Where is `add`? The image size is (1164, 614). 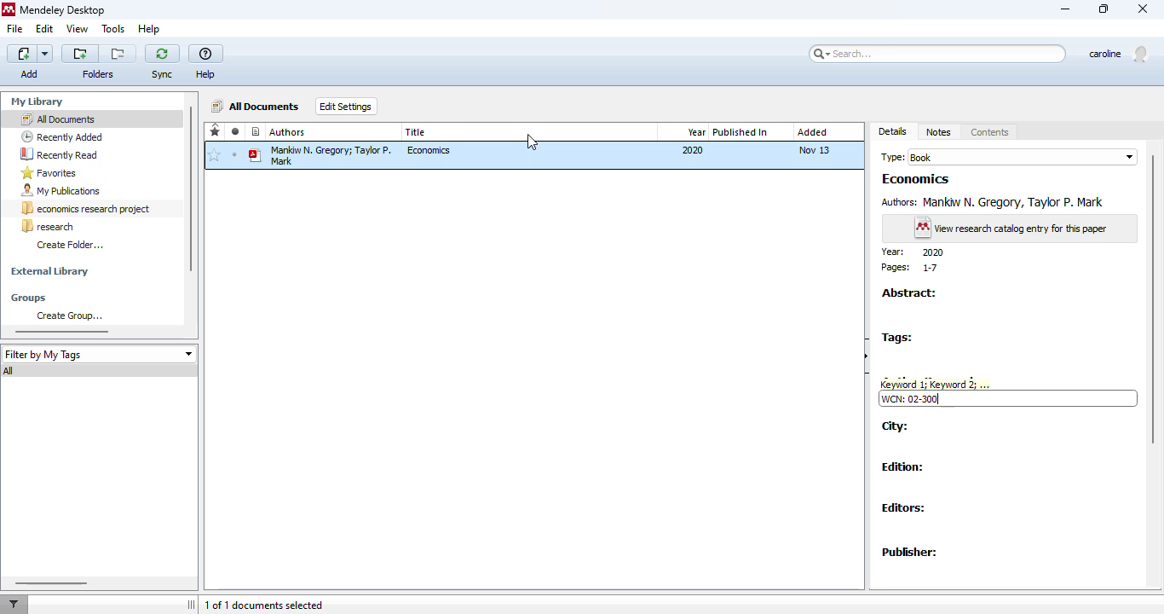
add is located at coordinates (30, 62).